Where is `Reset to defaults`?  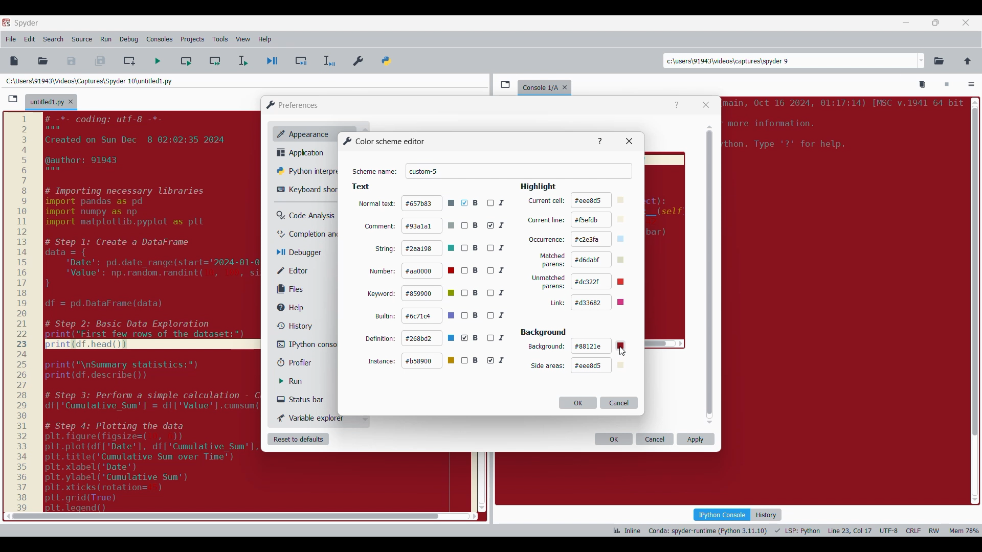
Reset to defaults is located at coordinates (298, 439).